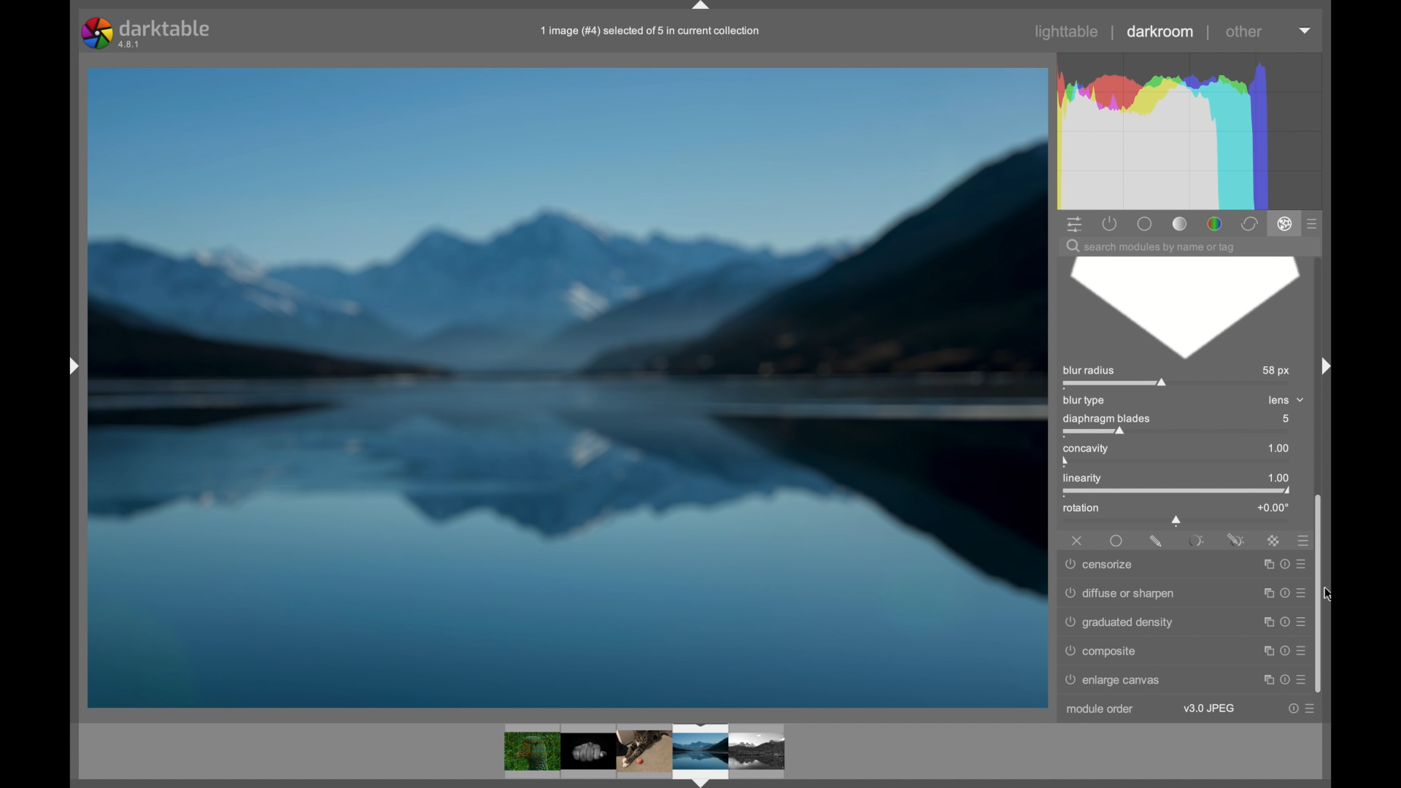 This screenshot has width=1401, height=788. I want to click on Help, so click(1292, 708).